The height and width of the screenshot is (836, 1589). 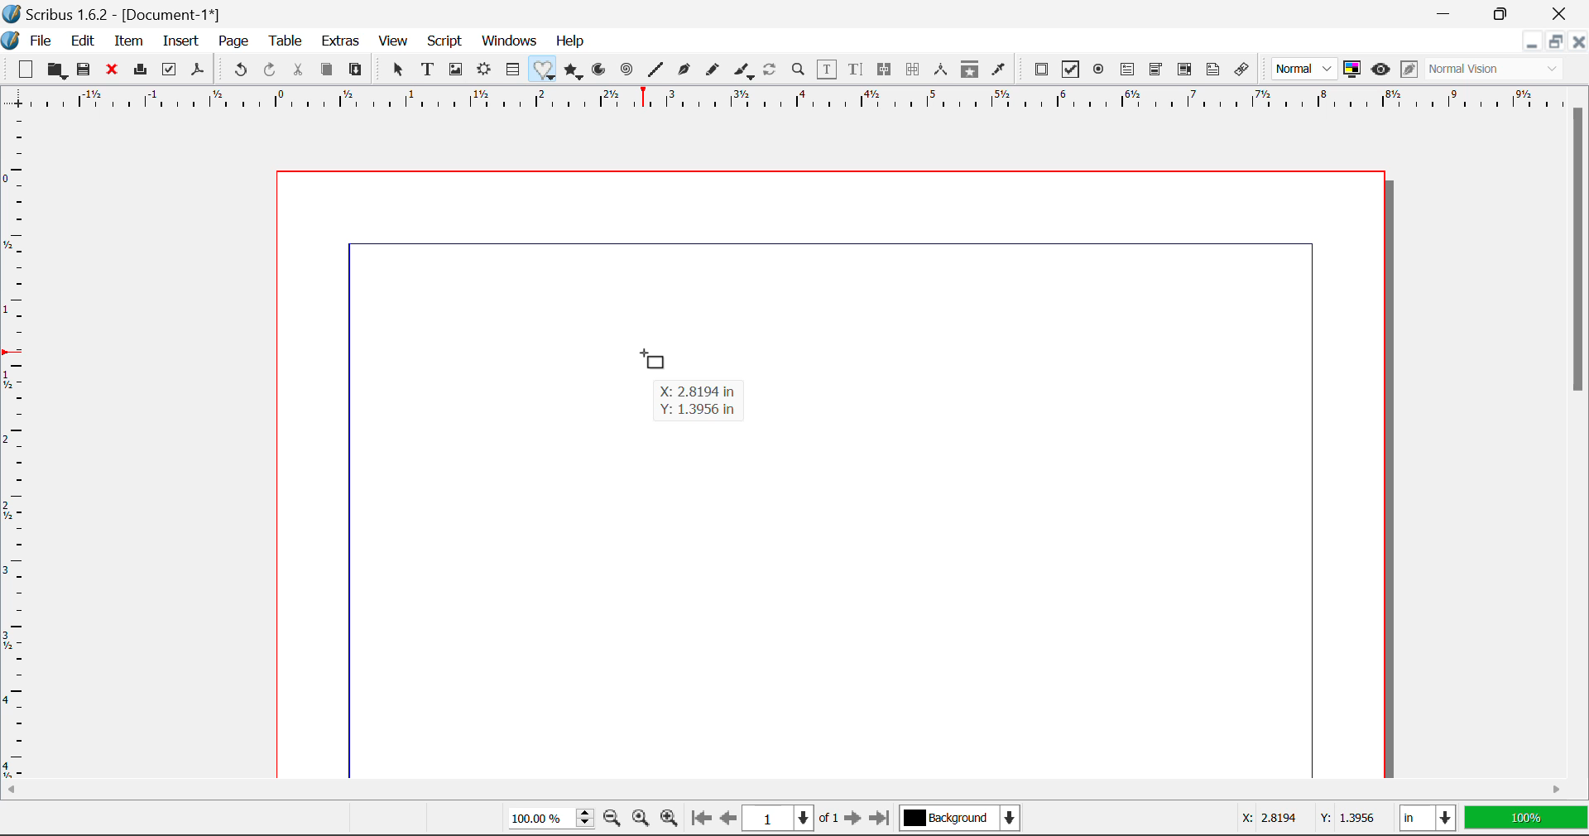 I want to click on Vertical Page Margins, so click(x=780, y=102).